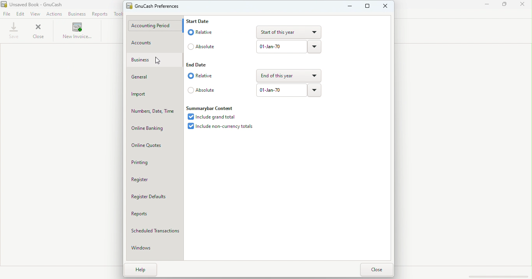  Describe the element at coordinates (316, 91) in the screenshot. I see `Drop down` at that location.